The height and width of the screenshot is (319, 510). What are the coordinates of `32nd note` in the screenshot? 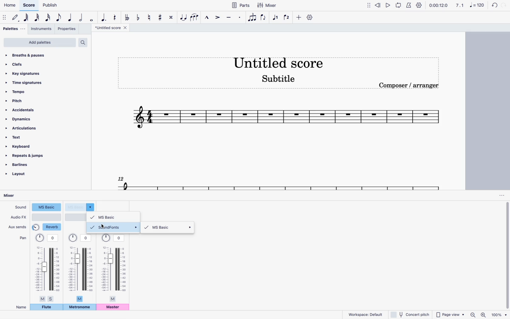 It's located at (38, 18).